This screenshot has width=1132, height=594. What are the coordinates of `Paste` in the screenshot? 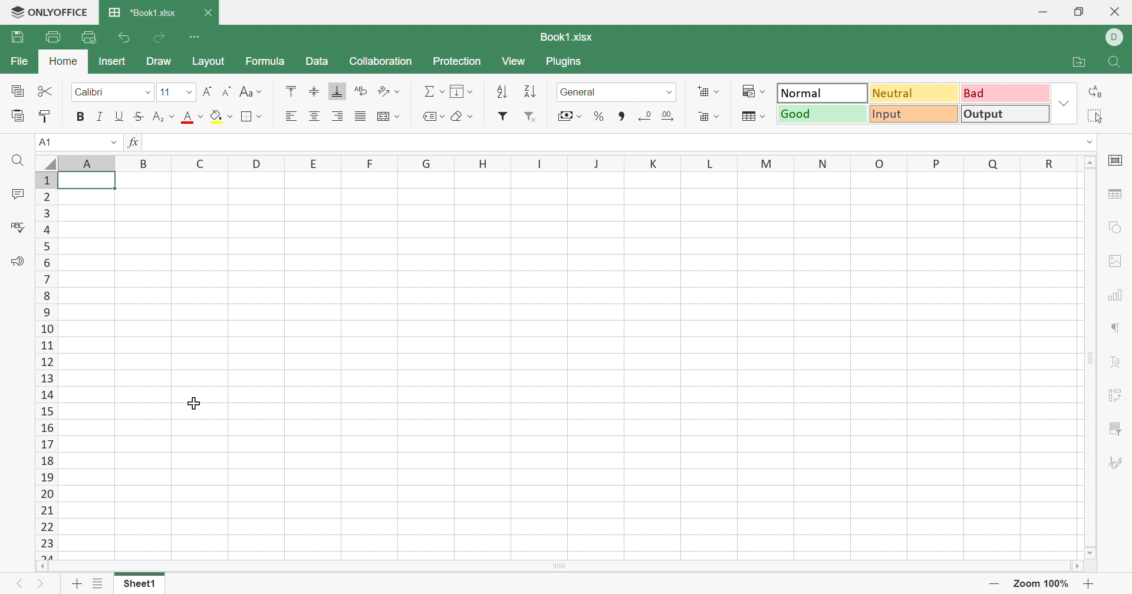 It's located at (17, 114).